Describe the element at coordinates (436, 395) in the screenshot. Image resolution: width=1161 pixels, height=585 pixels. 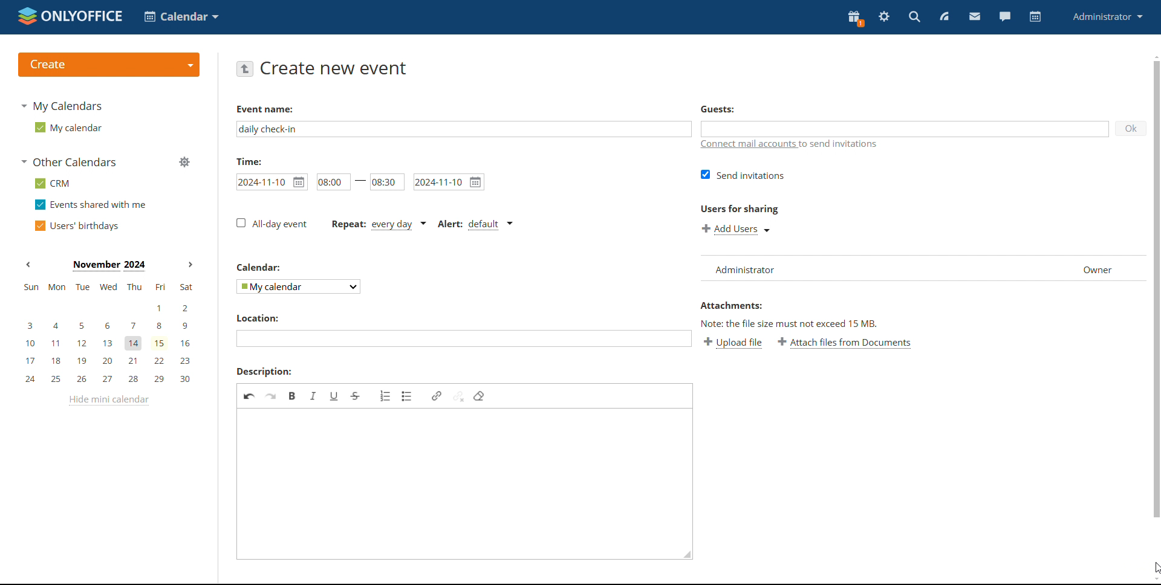
I see `link` at that location.